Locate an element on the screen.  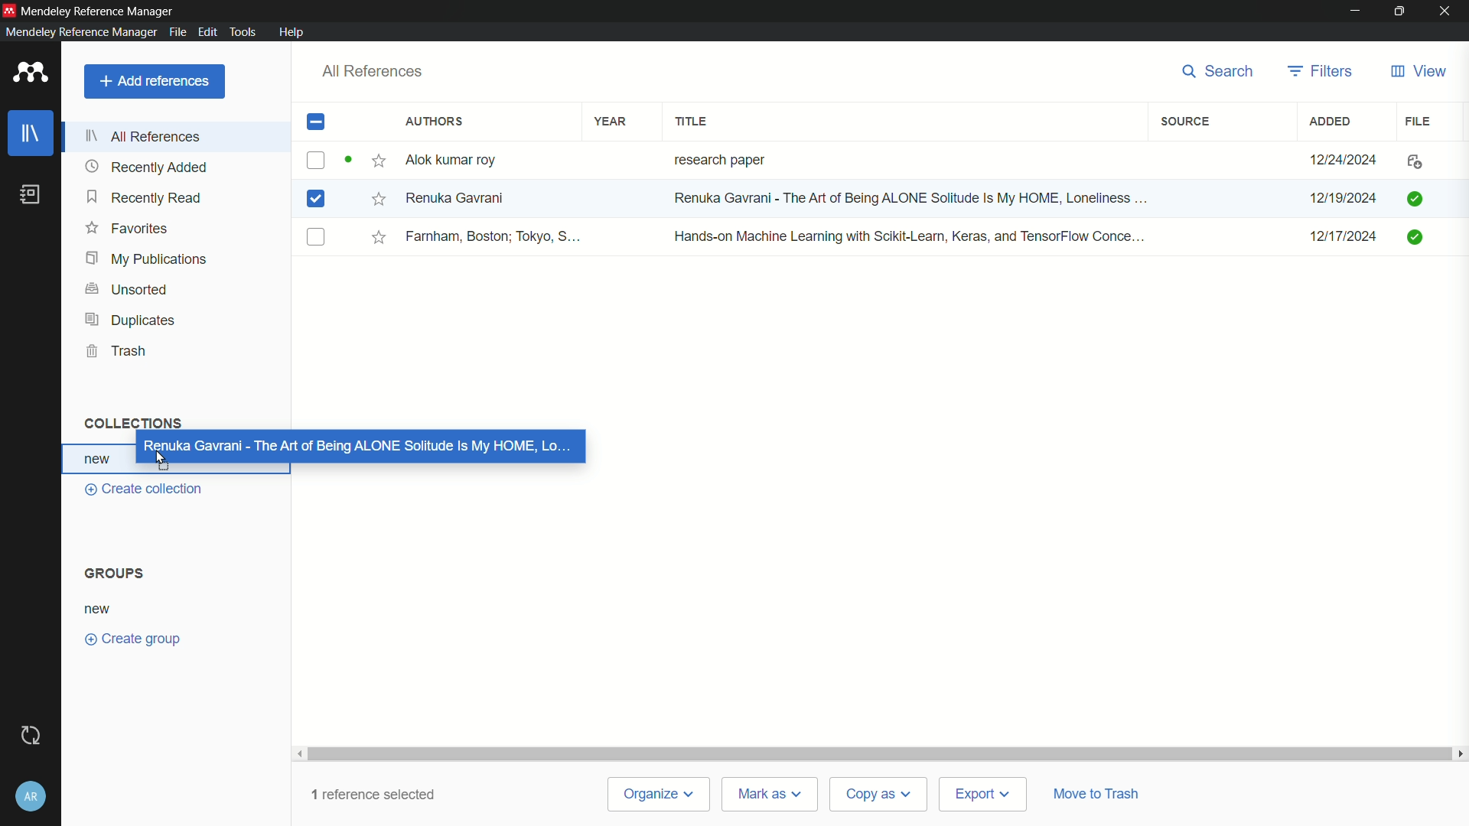
duplicates is located at coordinates (129, 320).